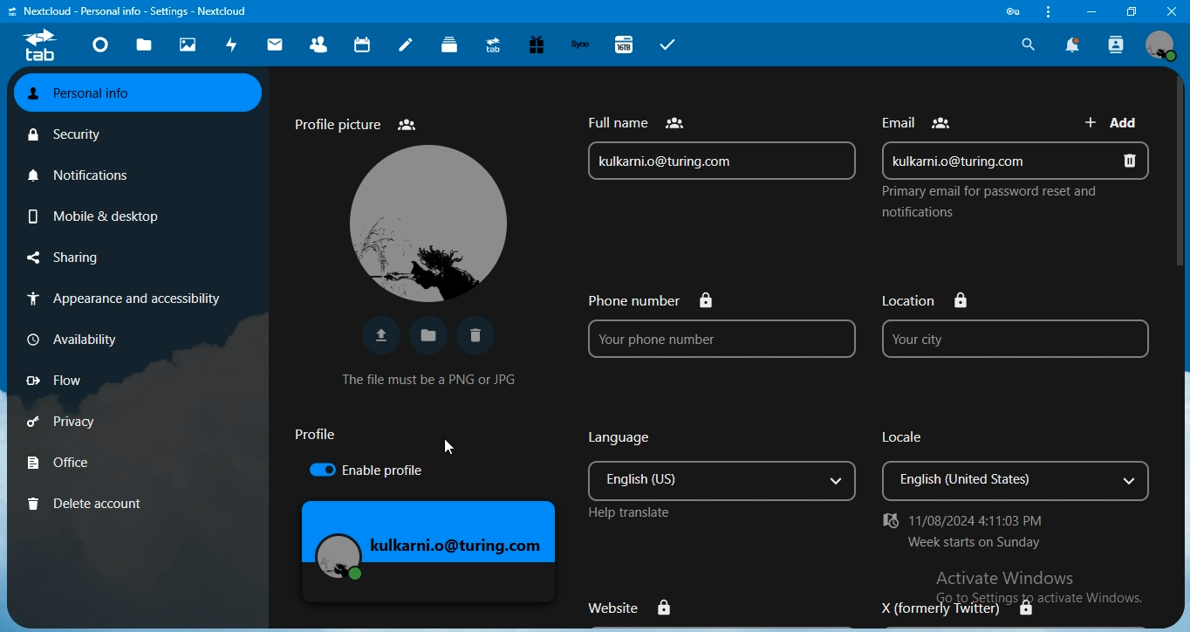 The image size is (1190, 632). Describe the element at coordinates (72, 337) in the screenshot. I see `availbility` at that location.